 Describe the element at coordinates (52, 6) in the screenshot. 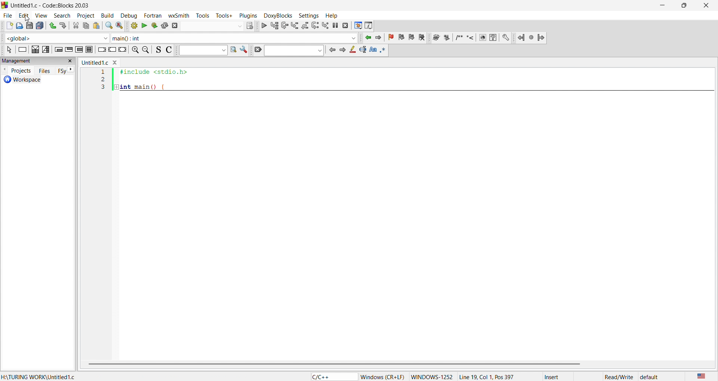

I see `title bar` at that location.